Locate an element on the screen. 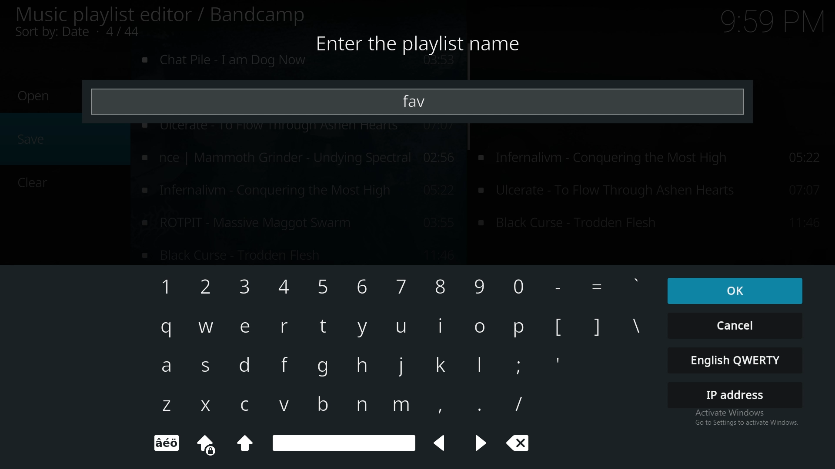 The width and height of the screenshot is (835, 469). Save is located at coordinates (33, 139).